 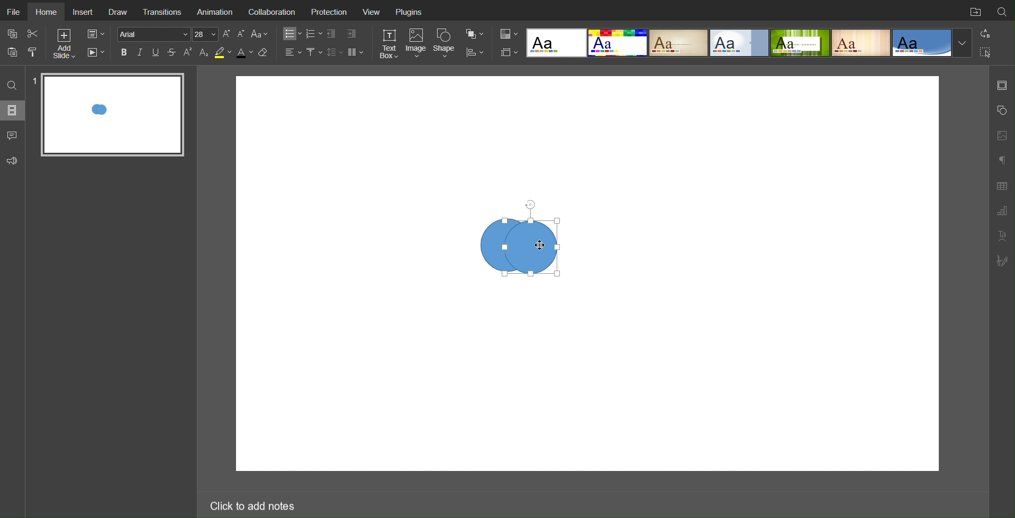 I want to click on Feedback and Support, so click(x=12, y=161).